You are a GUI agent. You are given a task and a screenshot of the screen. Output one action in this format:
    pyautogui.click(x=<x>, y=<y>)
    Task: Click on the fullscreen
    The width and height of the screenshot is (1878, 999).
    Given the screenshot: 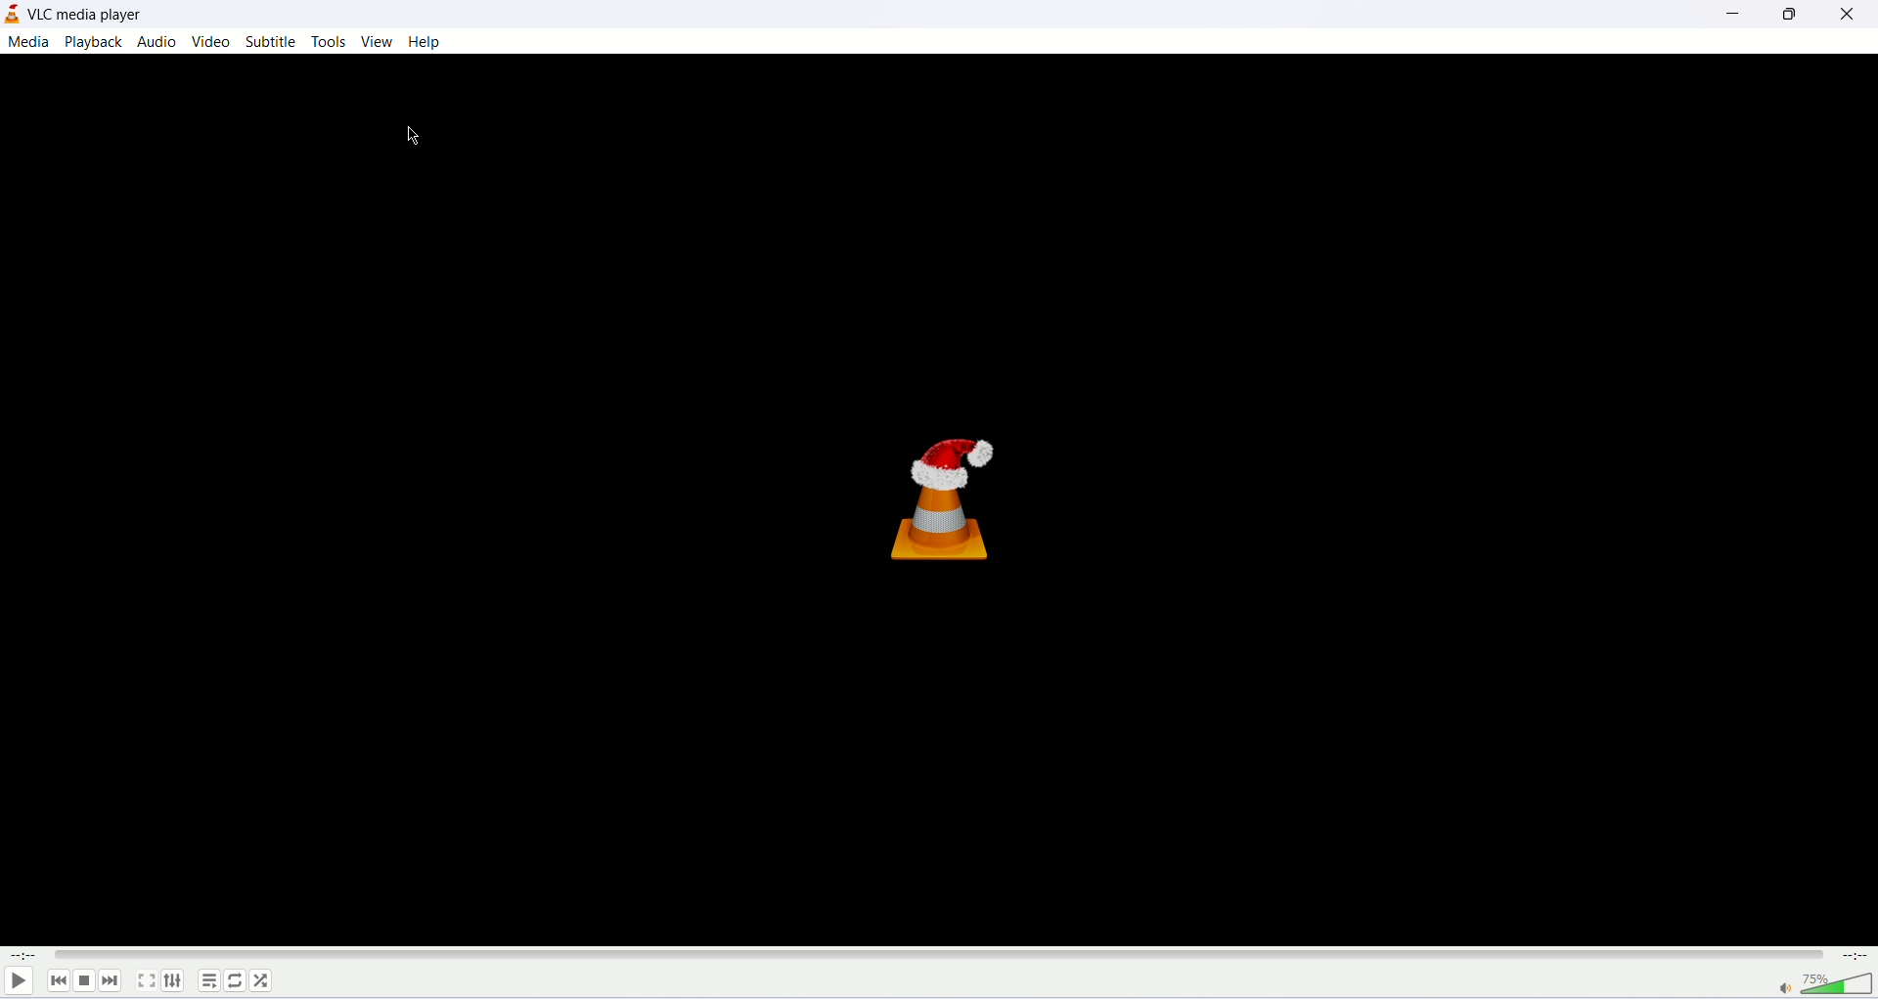 What is the action you would take?
    pyautogui.click(x=144, y=981)
    